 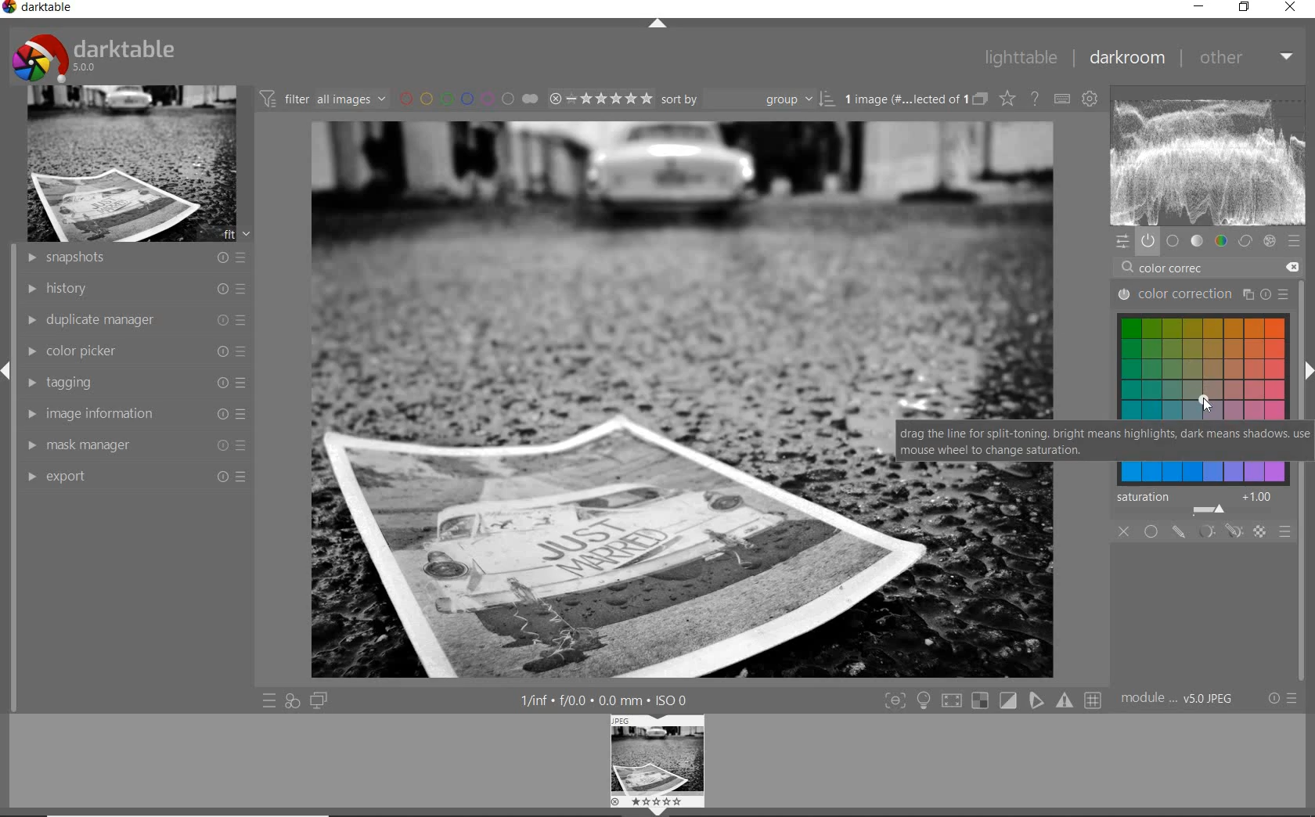 What do you see at coordinates (467, 97) in the screenshot?
I see `filter by image color lebel` at bounding box center [467, 97].